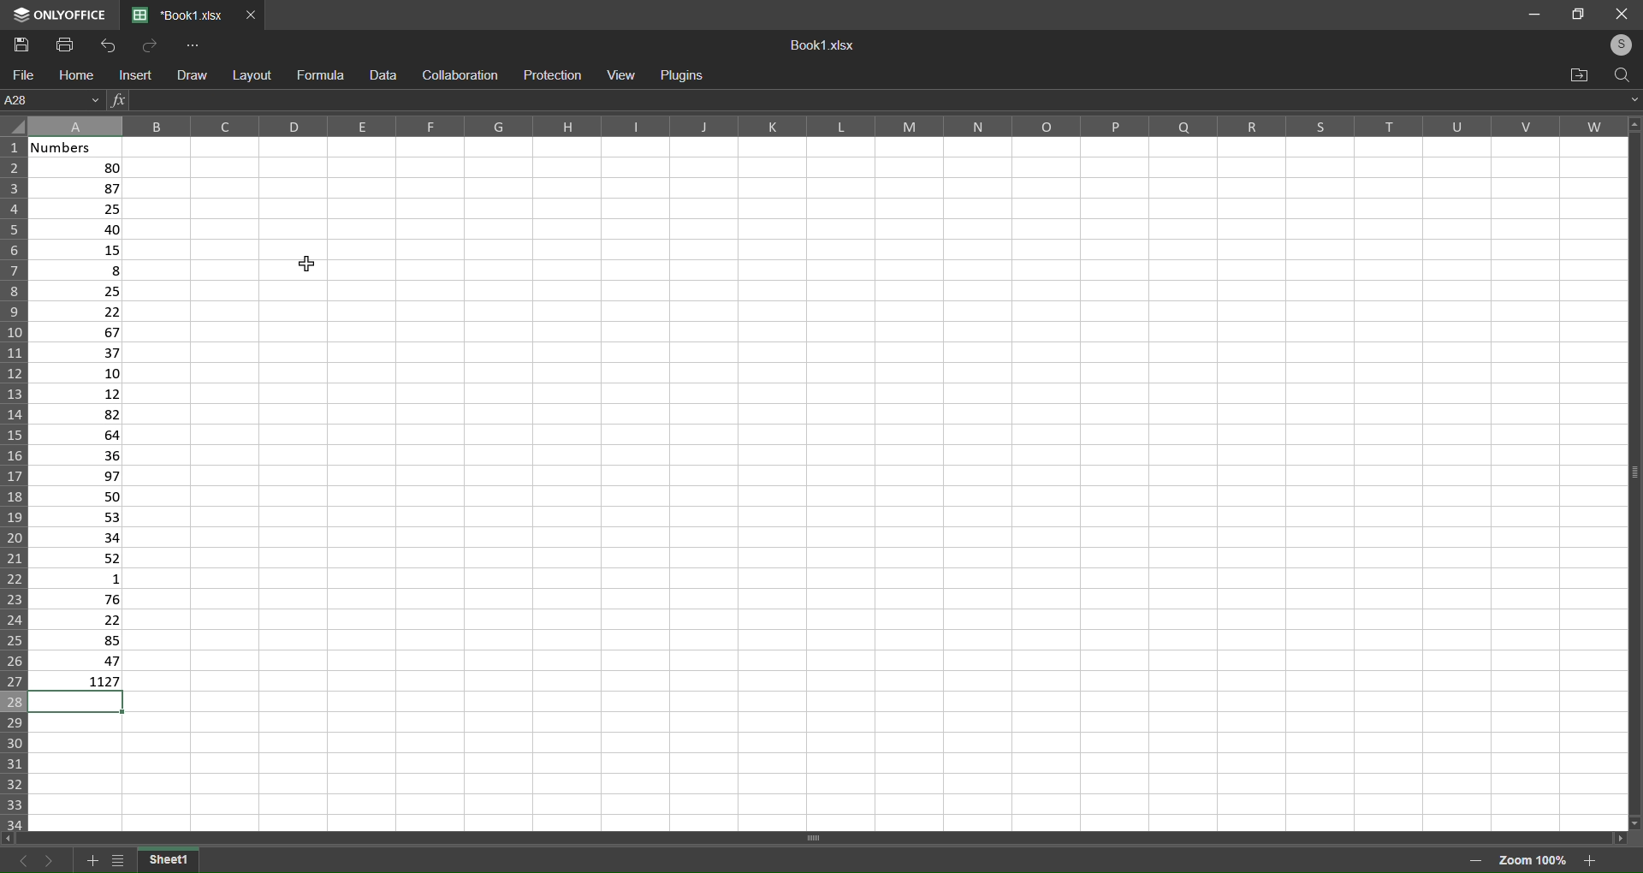 This screenshot has width=1643, height=873. What do you see at coordinates (46, 859) in the screenshot?
I see `next` at bounding box center [46, 859].